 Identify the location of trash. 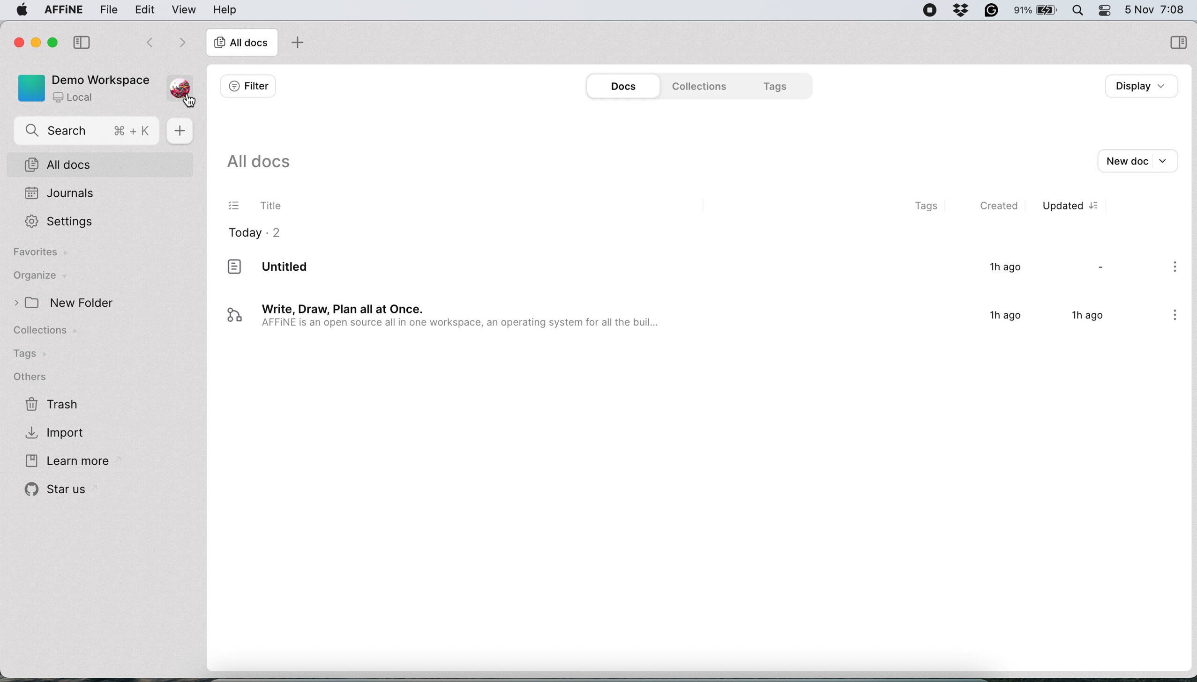
(54, 406).